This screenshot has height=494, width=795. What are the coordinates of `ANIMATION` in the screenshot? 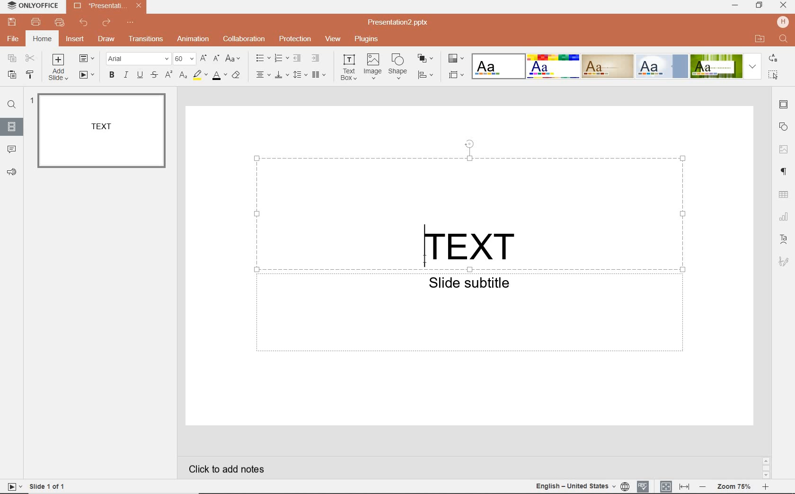 It's located at (193, 40).